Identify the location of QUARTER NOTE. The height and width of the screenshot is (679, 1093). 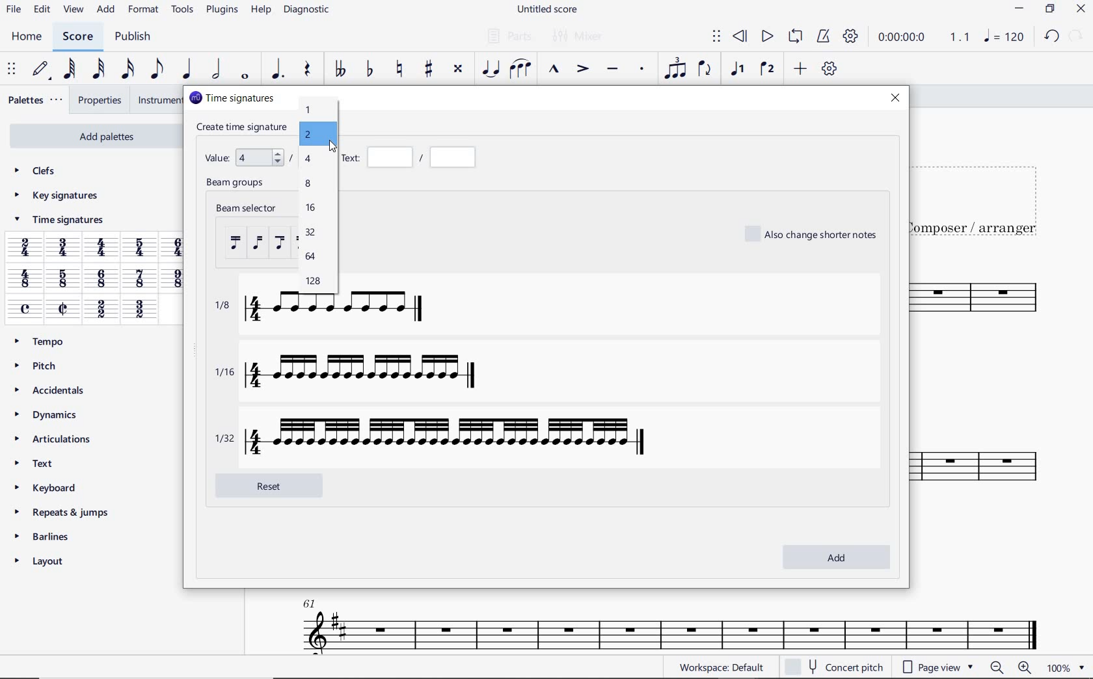
(187, 69).